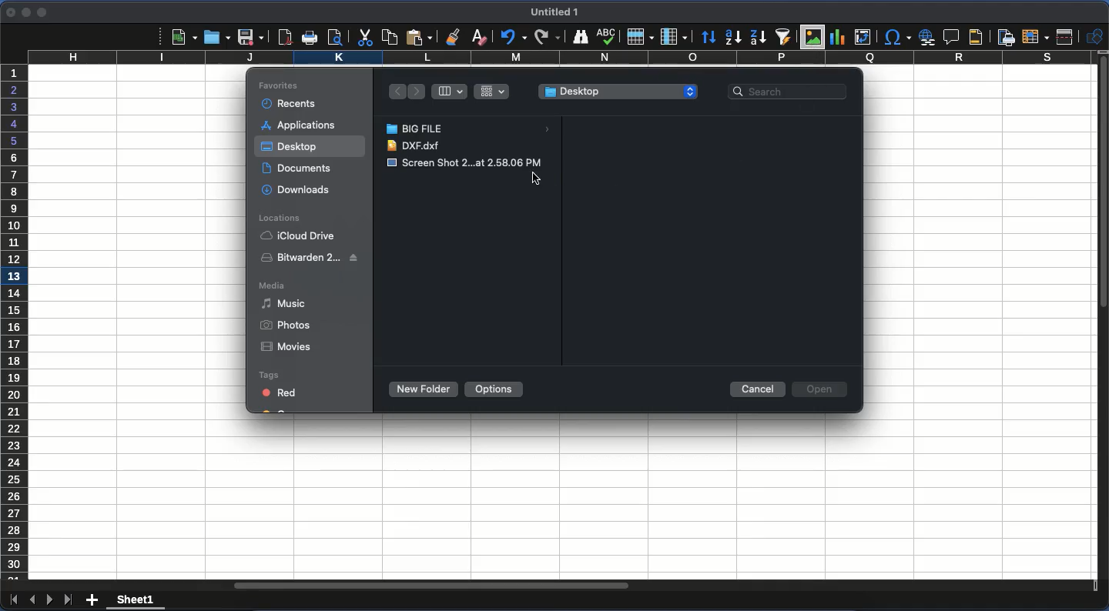  I want to click on iCloud Drive, so click(300, 236).